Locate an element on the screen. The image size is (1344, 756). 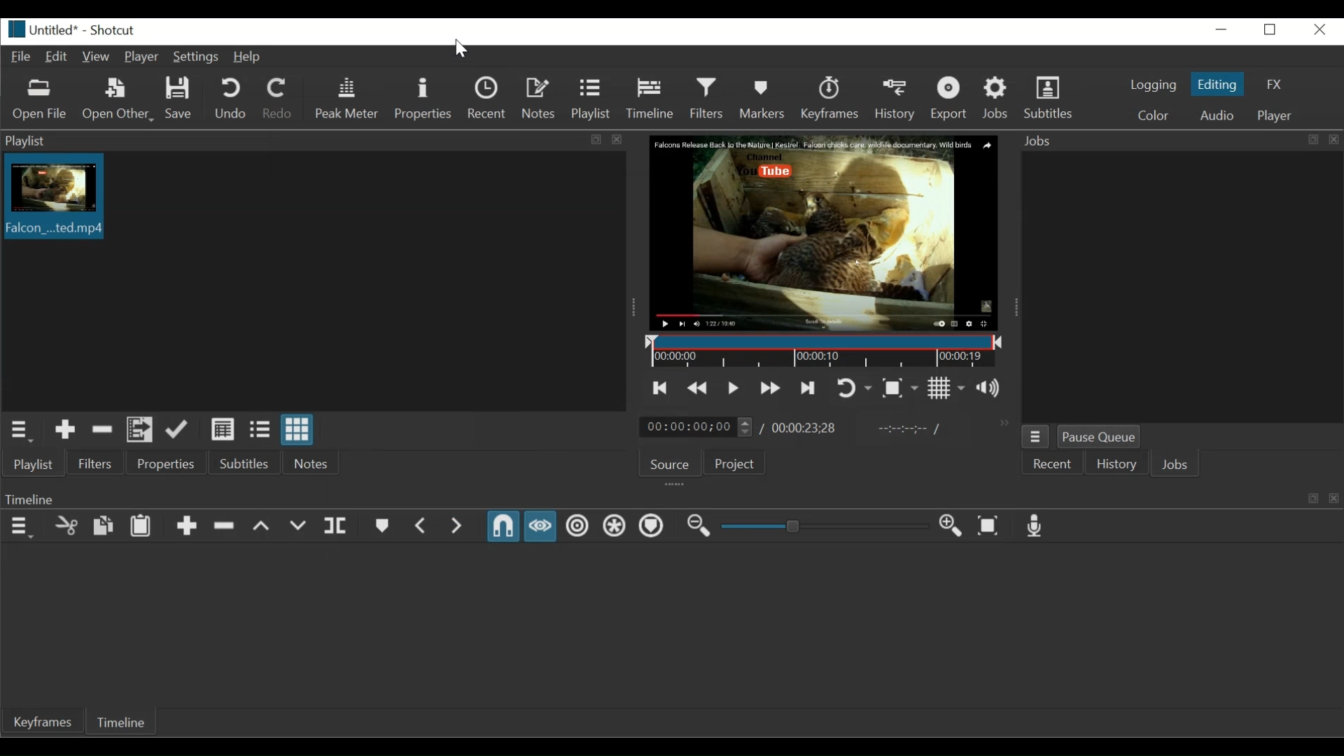
Player is located at coordinates (143, 57).